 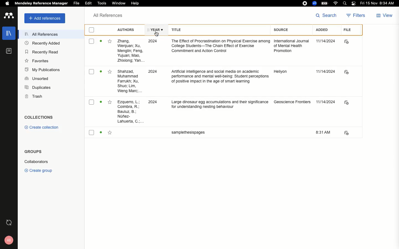 I want to click on select document, so click(x=91, y=133).